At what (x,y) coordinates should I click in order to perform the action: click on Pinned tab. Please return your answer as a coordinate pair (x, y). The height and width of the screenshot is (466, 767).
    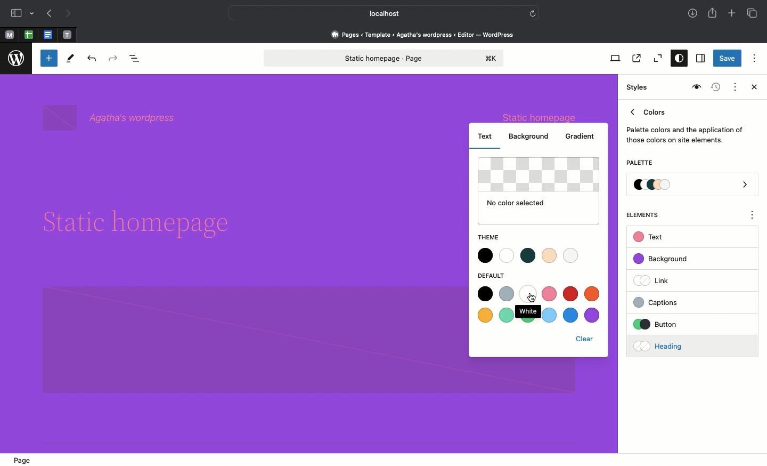
    Looking at the image, I should click on (29, 35).